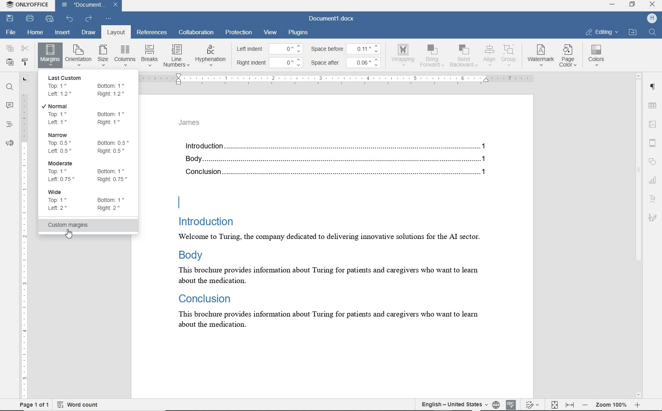 The height and width of the screenshot is (411, 662). Describe the element at coordinates (509, 55) in the screenshot. I see `group` at that location.